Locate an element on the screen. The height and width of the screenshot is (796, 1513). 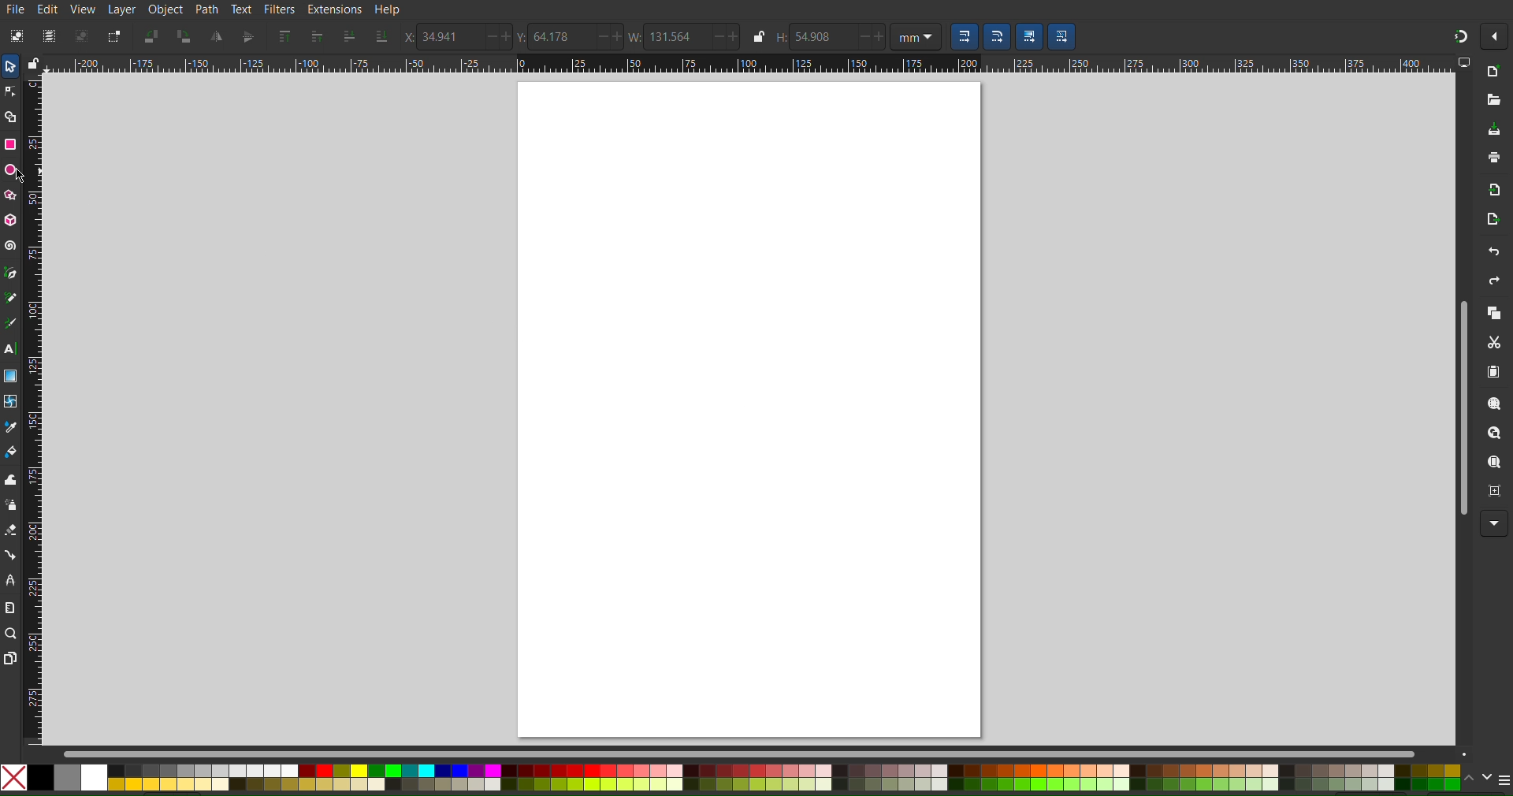
Scrollbar is located at coordinates (764, 753).